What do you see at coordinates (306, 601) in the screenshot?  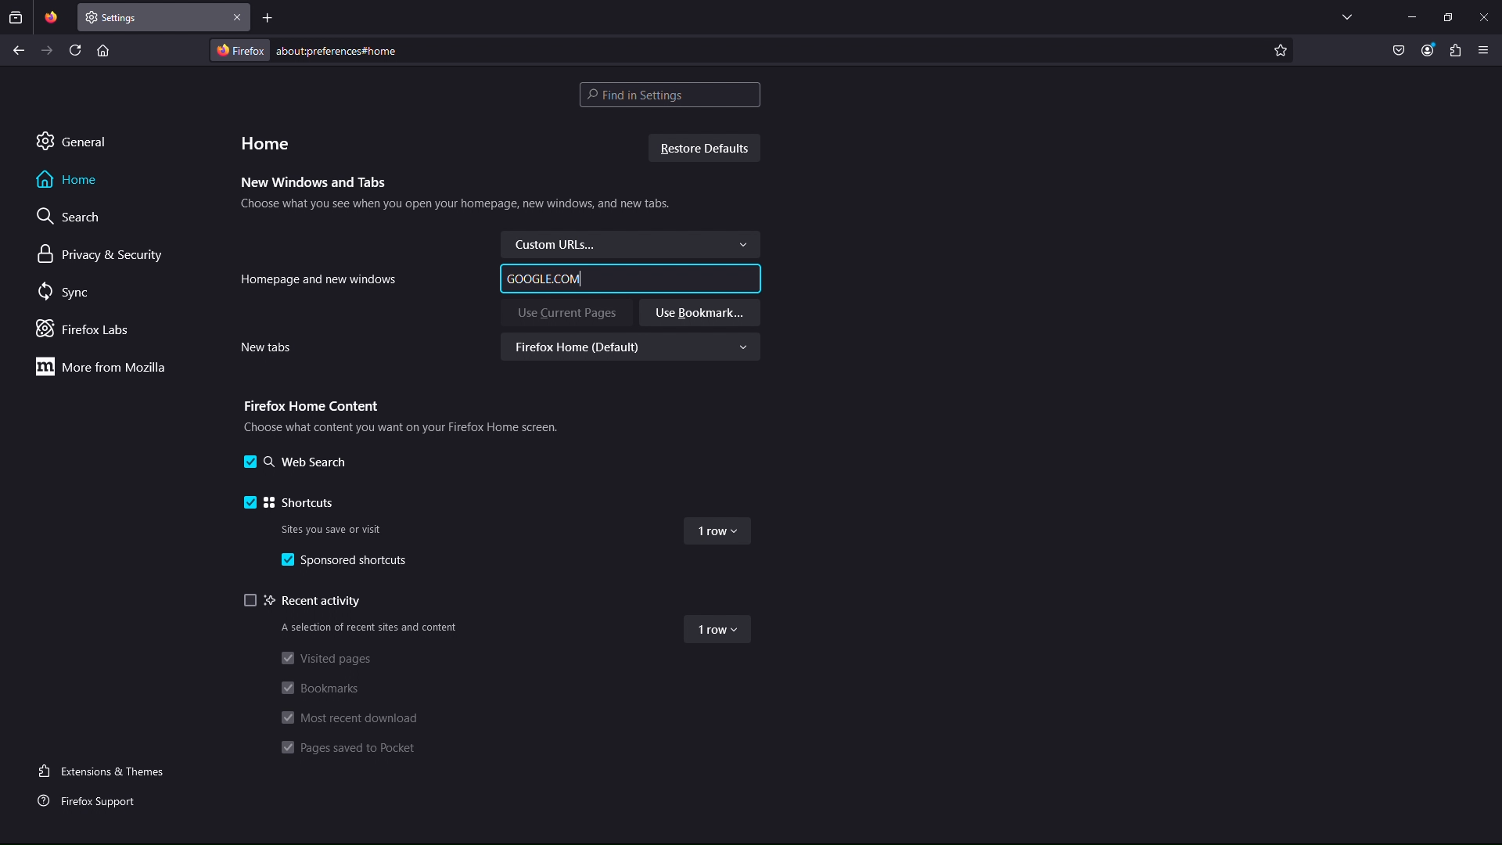 I see `Recent activity` at bounding box center [306, 601].